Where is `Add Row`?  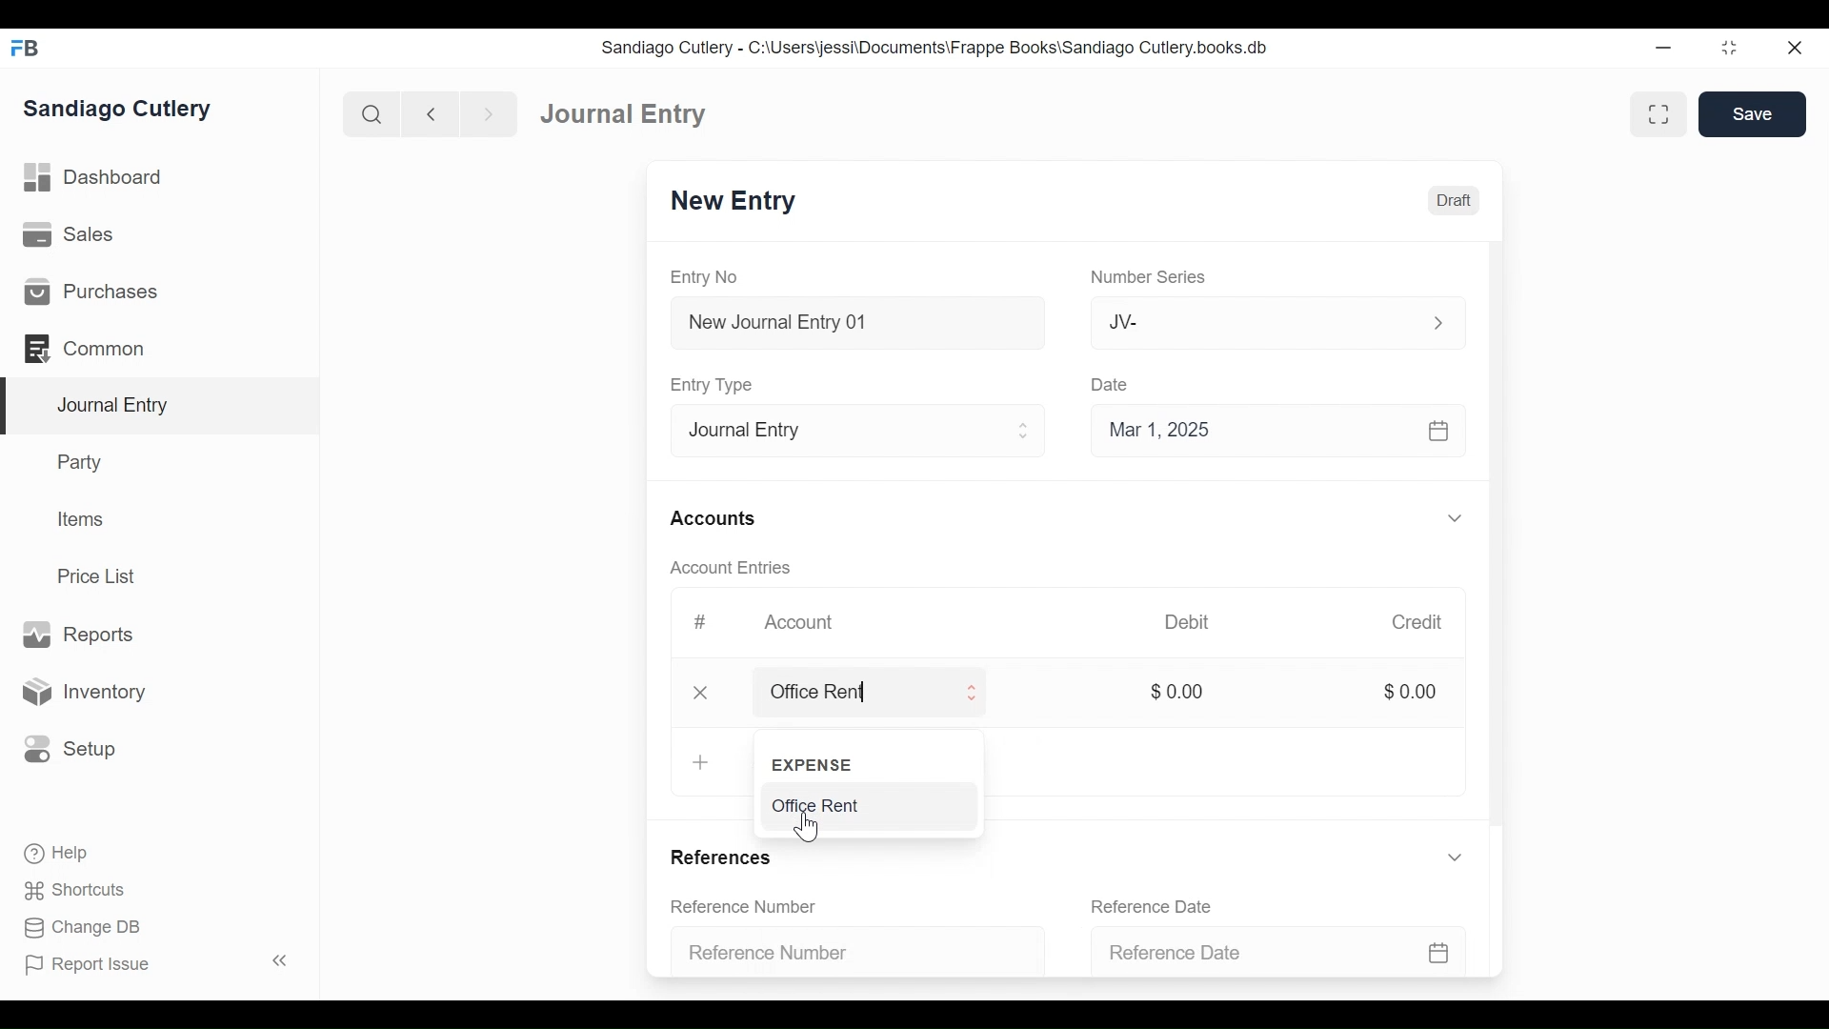 Add Row is located at coordinates (700, 764).